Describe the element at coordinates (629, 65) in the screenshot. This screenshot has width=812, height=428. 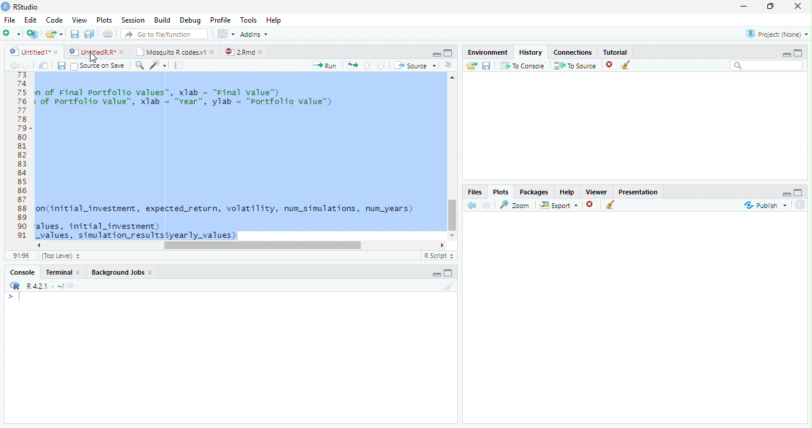
I see `Clear` at that location.